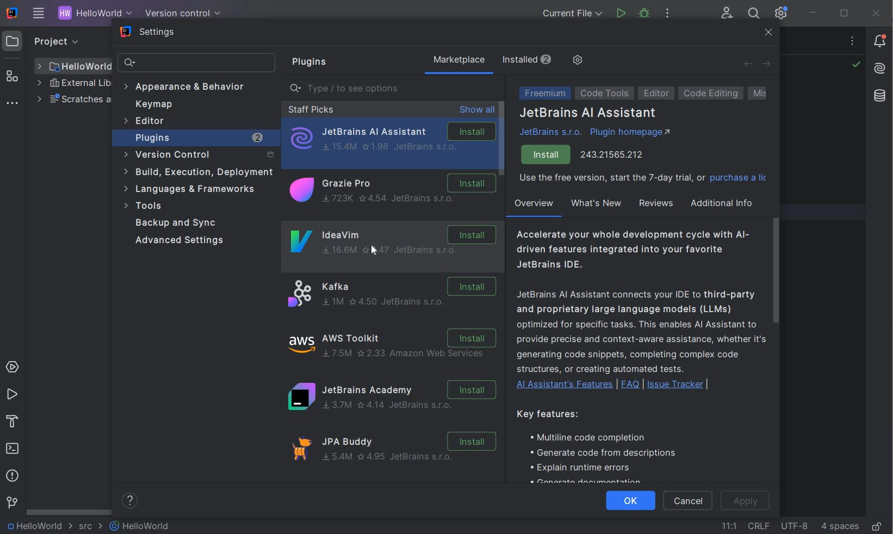 This screenshot has width=893, height=534. Describe the element at coordinates (38, 526) in the screenshot. I see `PROJECT NAME` at that location.